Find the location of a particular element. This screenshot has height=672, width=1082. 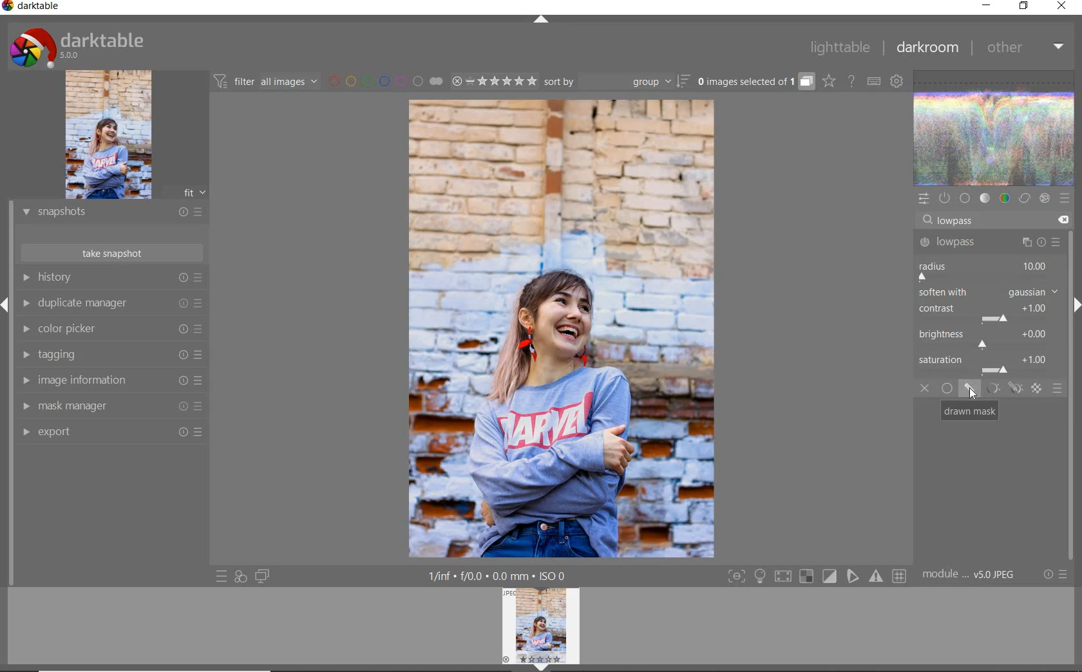

show global preferences is located at coordinates (897, 82).